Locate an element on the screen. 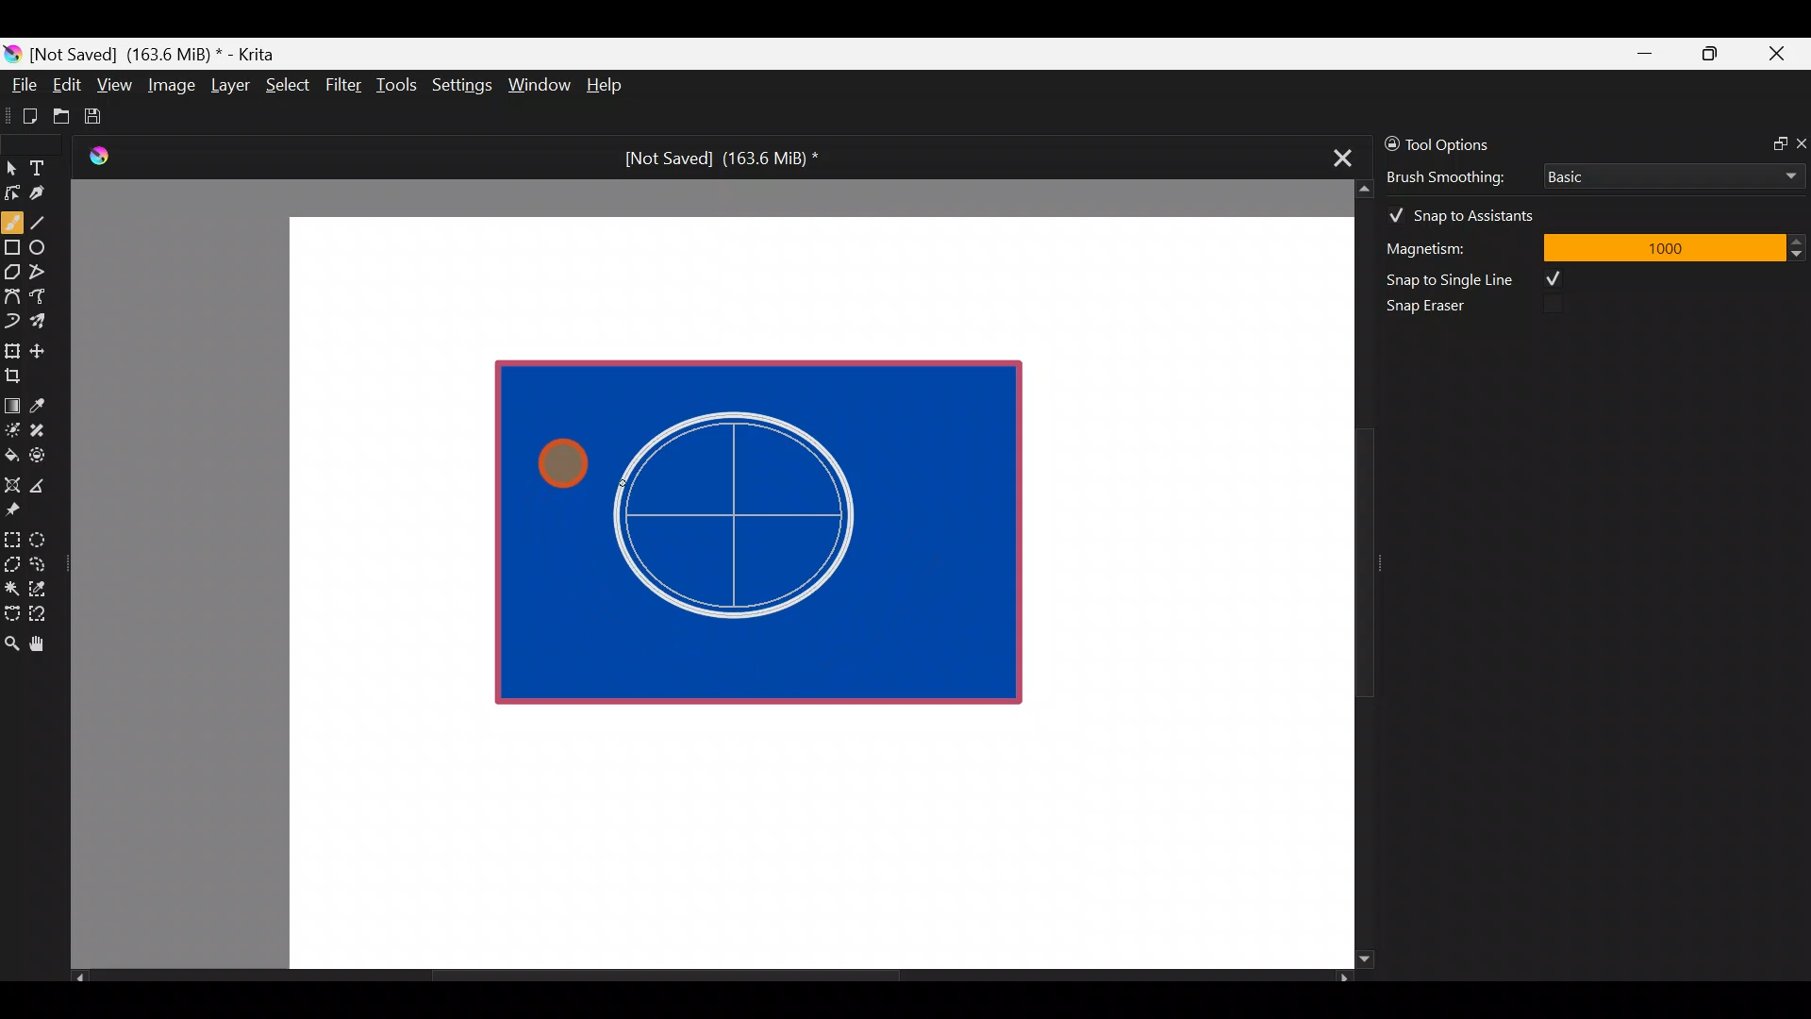 The width and height of the screenshot is (1811, 1019). Polygonal section tool is located at coordinates (11, 560).